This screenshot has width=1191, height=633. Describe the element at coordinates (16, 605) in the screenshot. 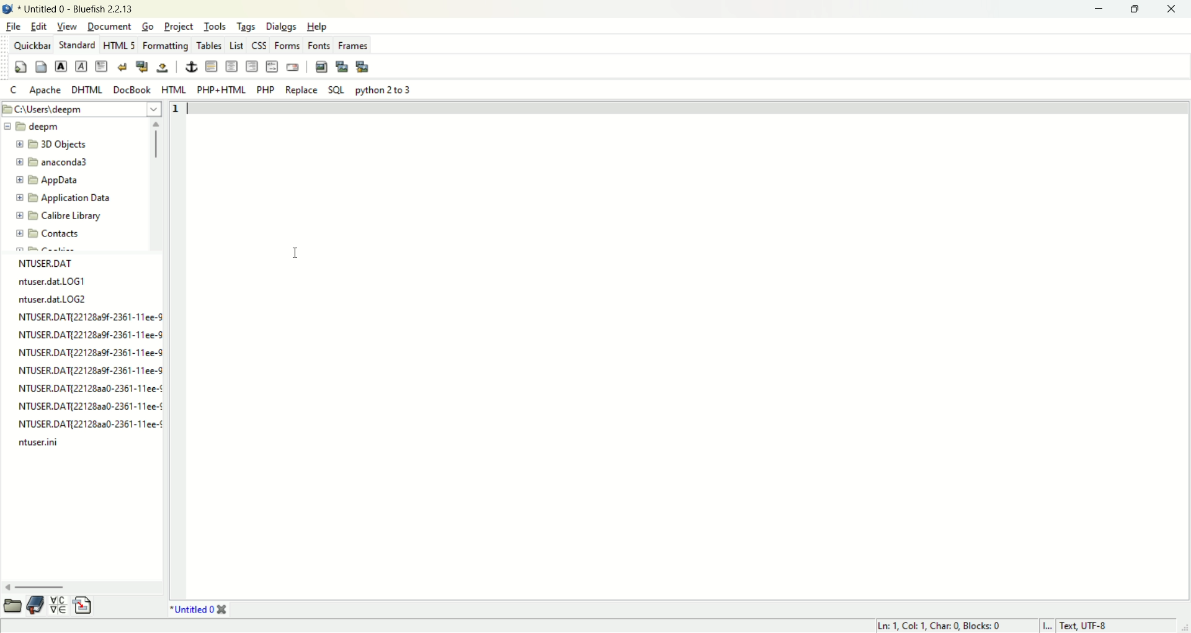

I see `browse file` at that location.